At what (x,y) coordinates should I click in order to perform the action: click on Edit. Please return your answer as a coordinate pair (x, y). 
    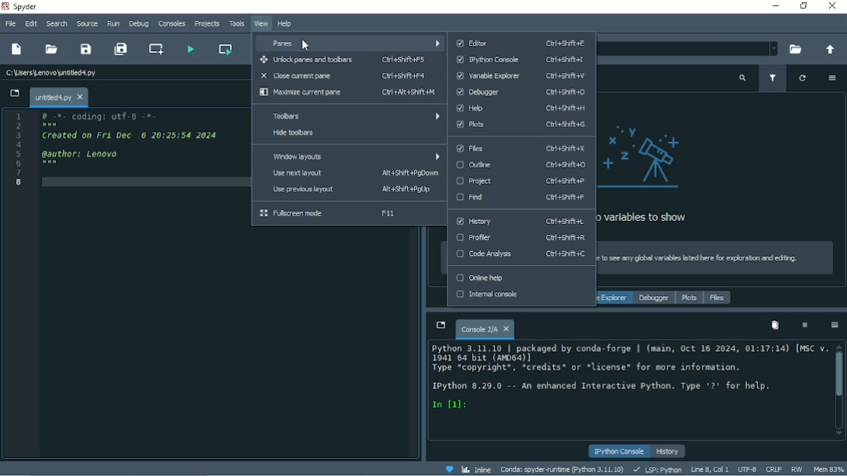
    Looking at the image, I should click on (31, 24).